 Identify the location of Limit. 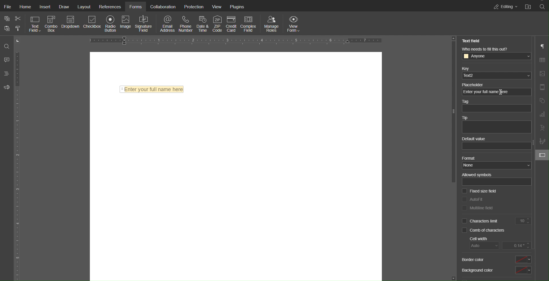
(524, 220).